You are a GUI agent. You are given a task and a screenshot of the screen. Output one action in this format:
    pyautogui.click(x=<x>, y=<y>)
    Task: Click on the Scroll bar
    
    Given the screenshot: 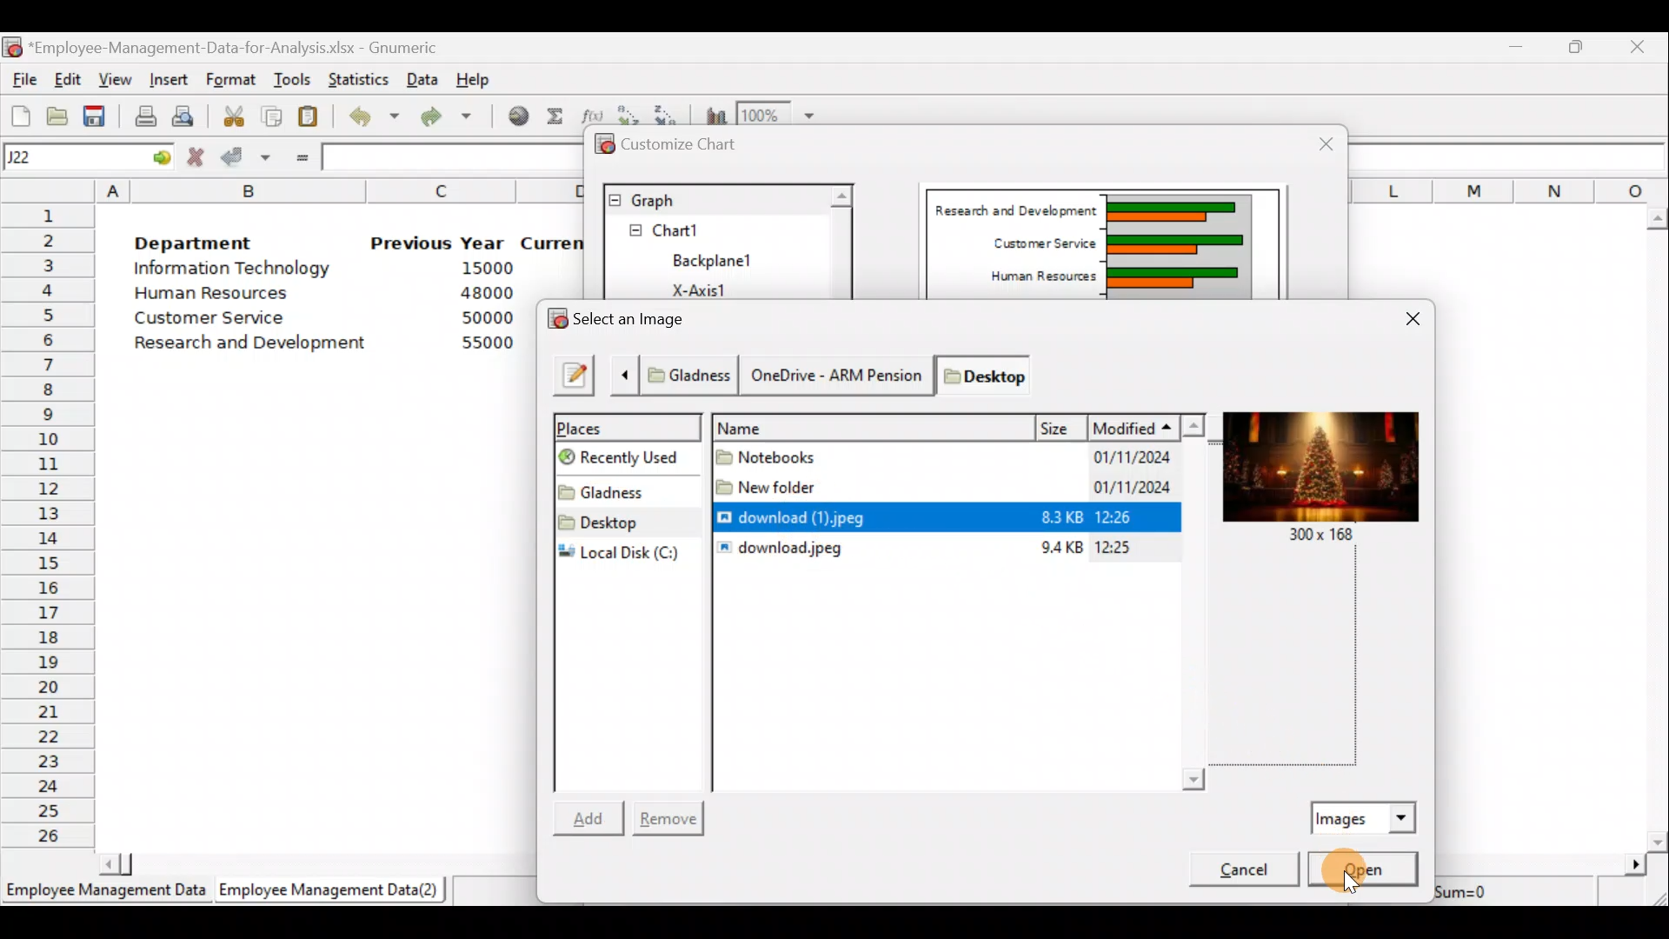 What is the action you would take?
    pyautogui.click(x=840, y=241)
    